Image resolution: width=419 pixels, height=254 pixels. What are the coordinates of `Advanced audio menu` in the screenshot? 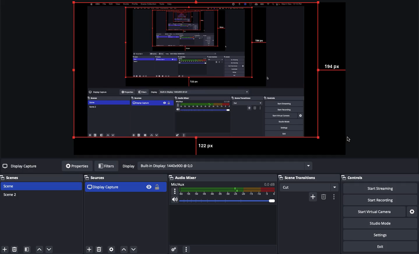 It's located at (174, 249).